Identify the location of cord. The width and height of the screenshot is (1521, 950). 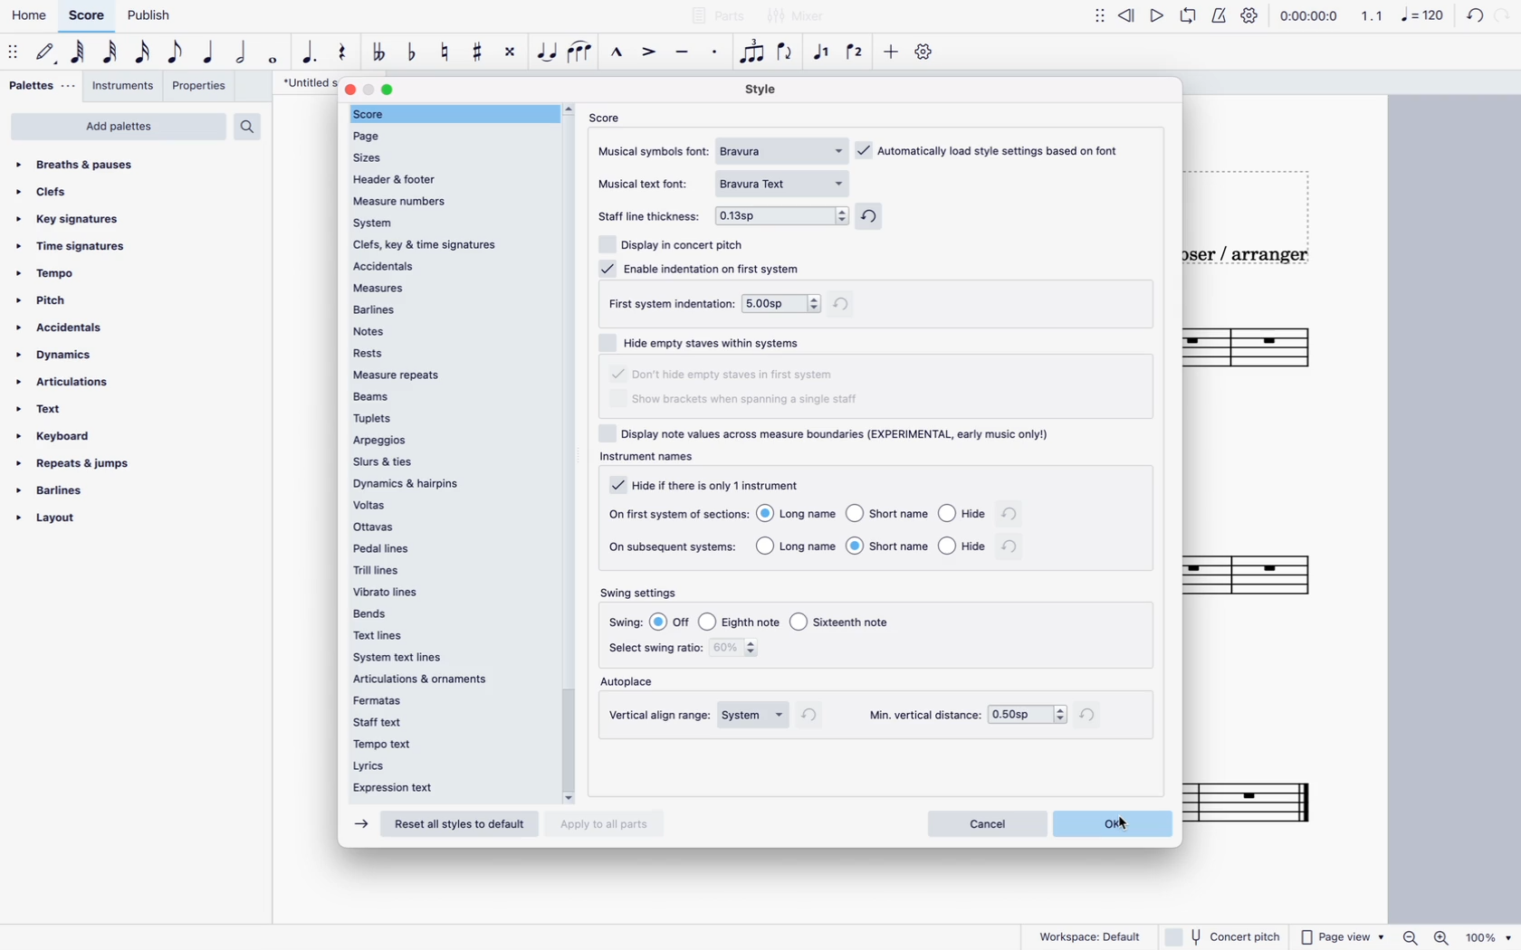
(1459, 13).